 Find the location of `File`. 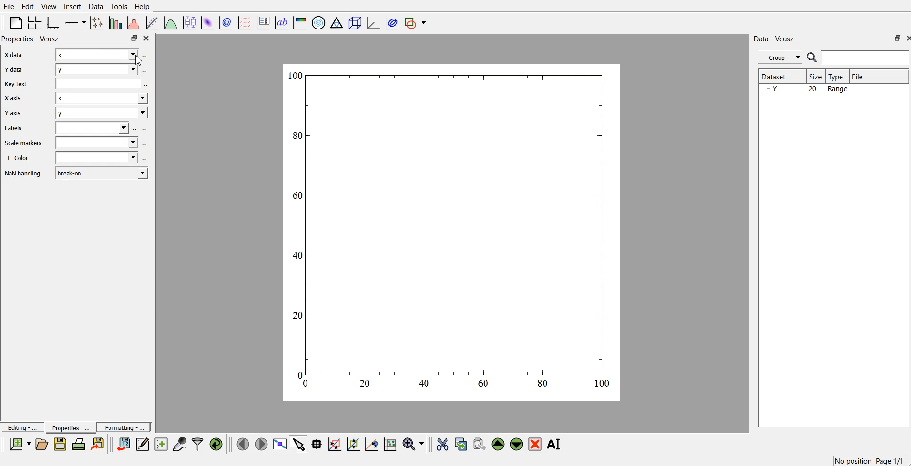

File is located at coordinates (879, 76).